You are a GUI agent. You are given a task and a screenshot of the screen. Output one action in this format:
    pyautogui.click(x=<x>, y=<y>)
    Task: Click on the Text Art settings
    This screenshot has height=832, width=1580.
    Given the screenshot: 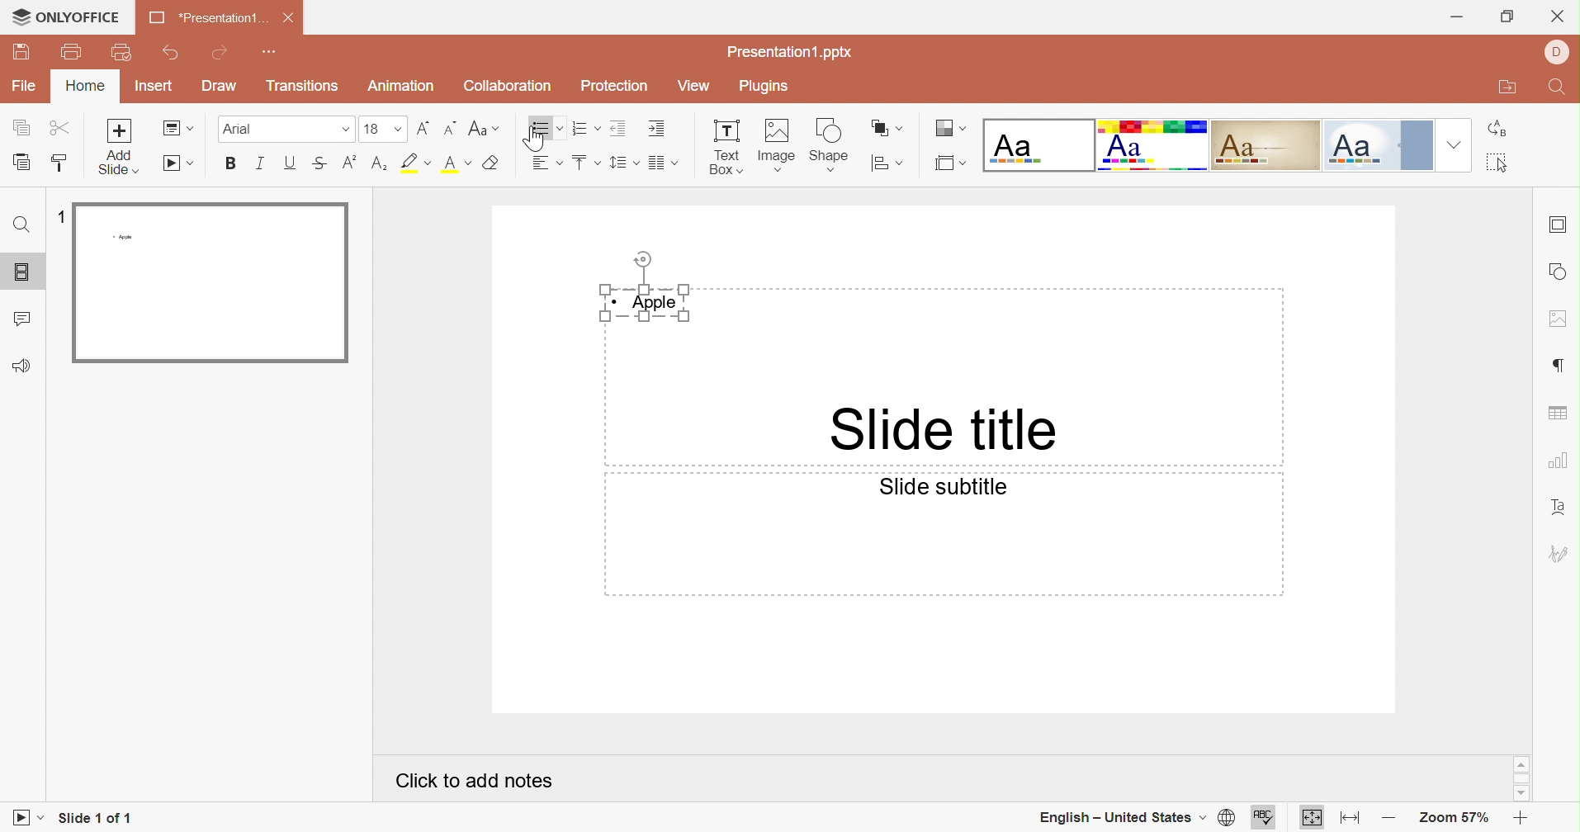 What is the action you would take?
    pyautogui.click(x=1562, y=507)
    